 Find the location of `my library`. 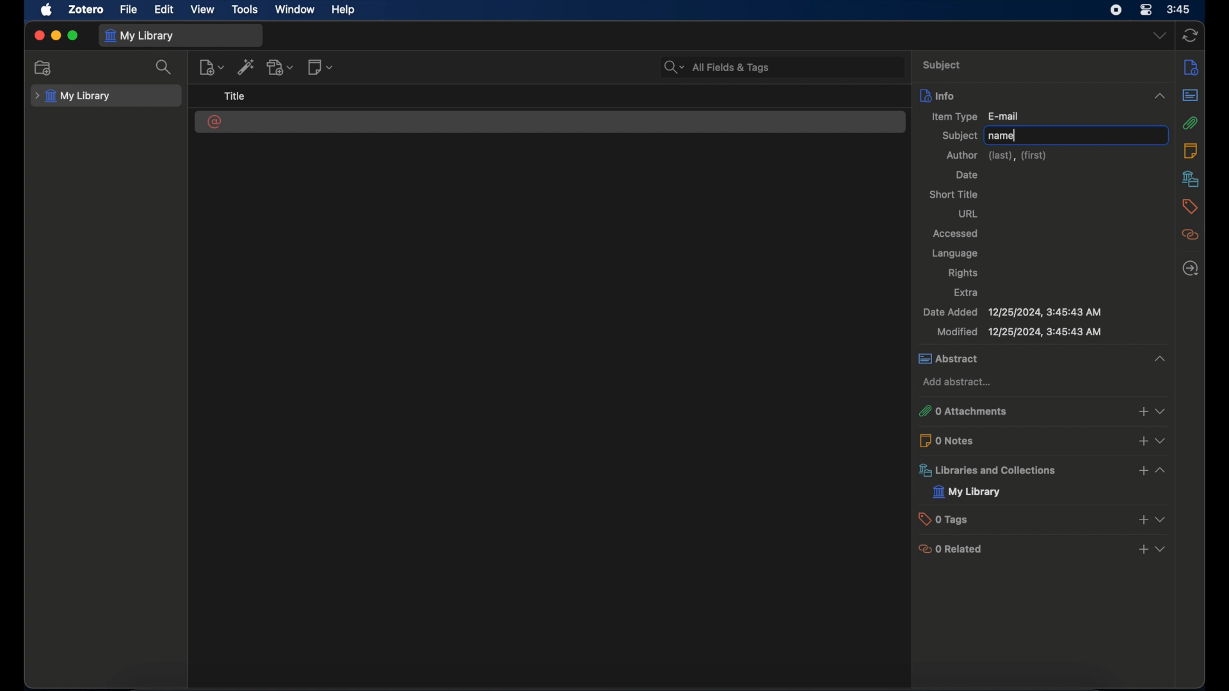

my library is located at coordinates (73, 96).